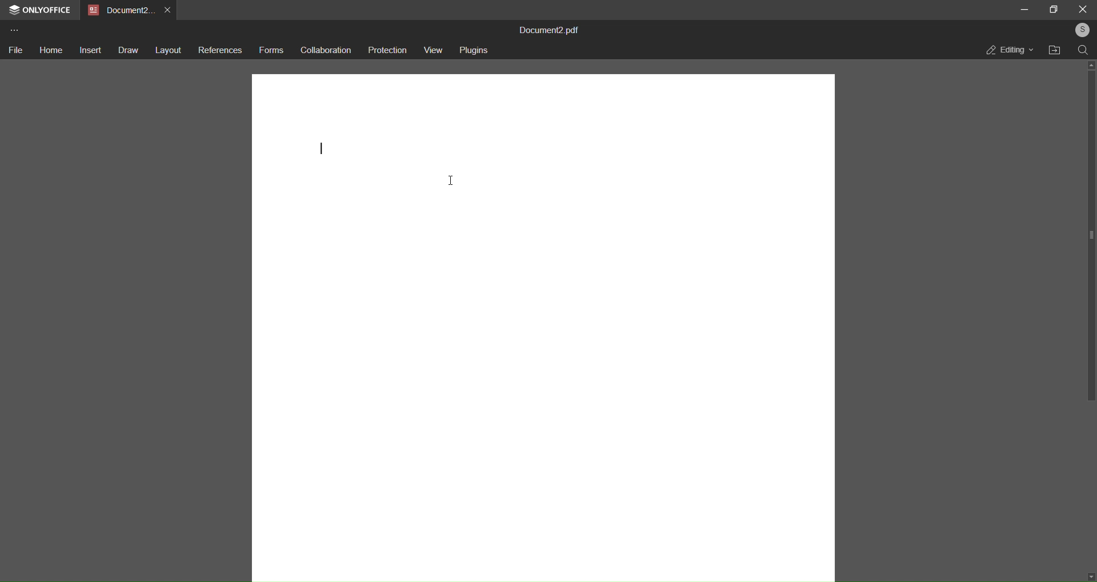  I want to click on title, so click(554, 29).